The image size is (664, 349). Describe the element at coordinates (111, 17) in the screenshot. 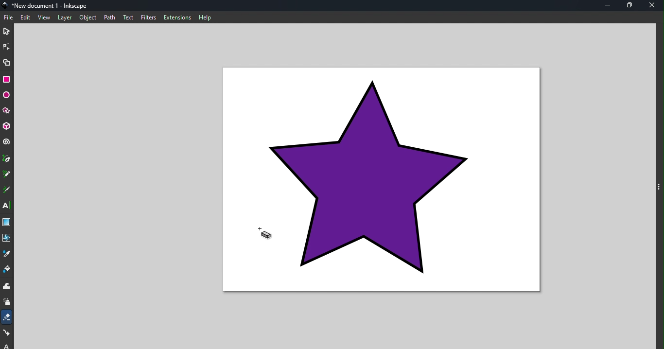

I see `path` at that location.